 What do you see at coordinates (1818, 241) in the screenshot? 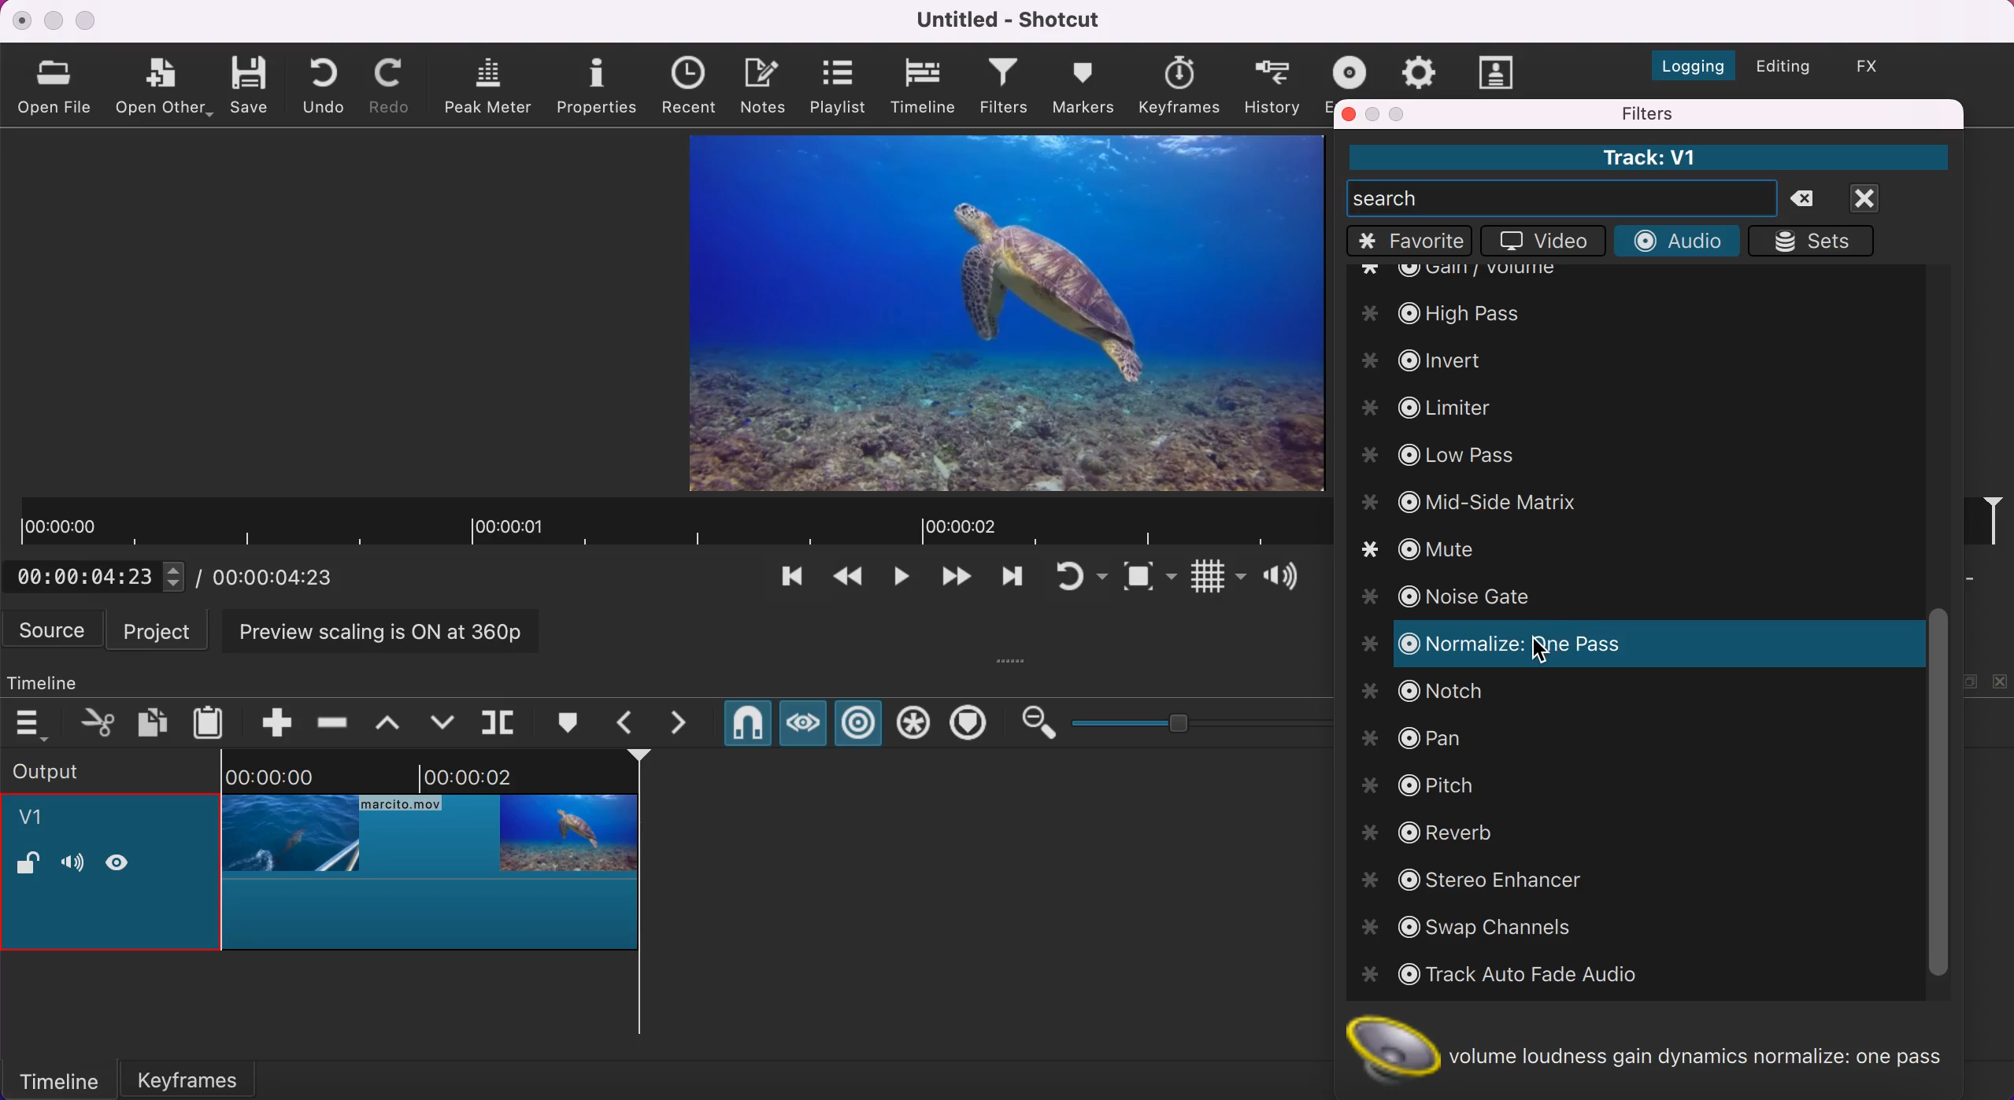
I see `sets` at bounding box center [1818, 241].